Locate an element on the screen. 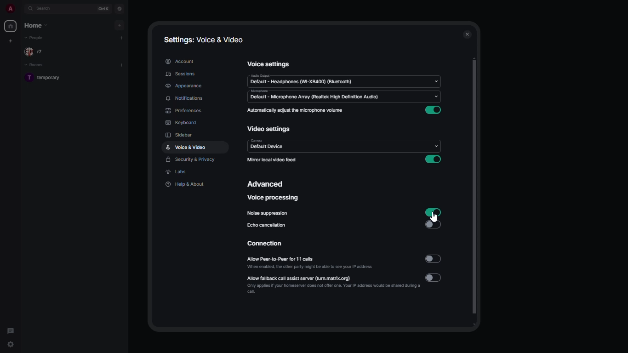 This screenshot has height=353, width=628. connection is located at coordinates (264, 243).